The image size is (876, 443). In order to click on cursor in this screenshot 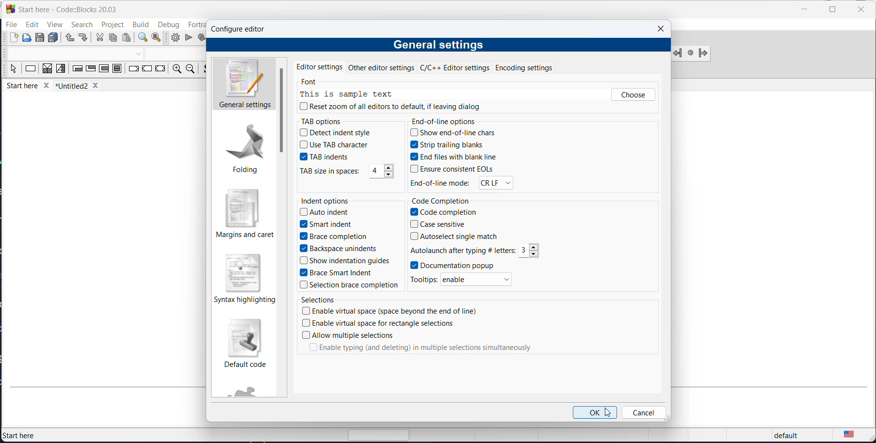, I will do `click(610, 413)`.